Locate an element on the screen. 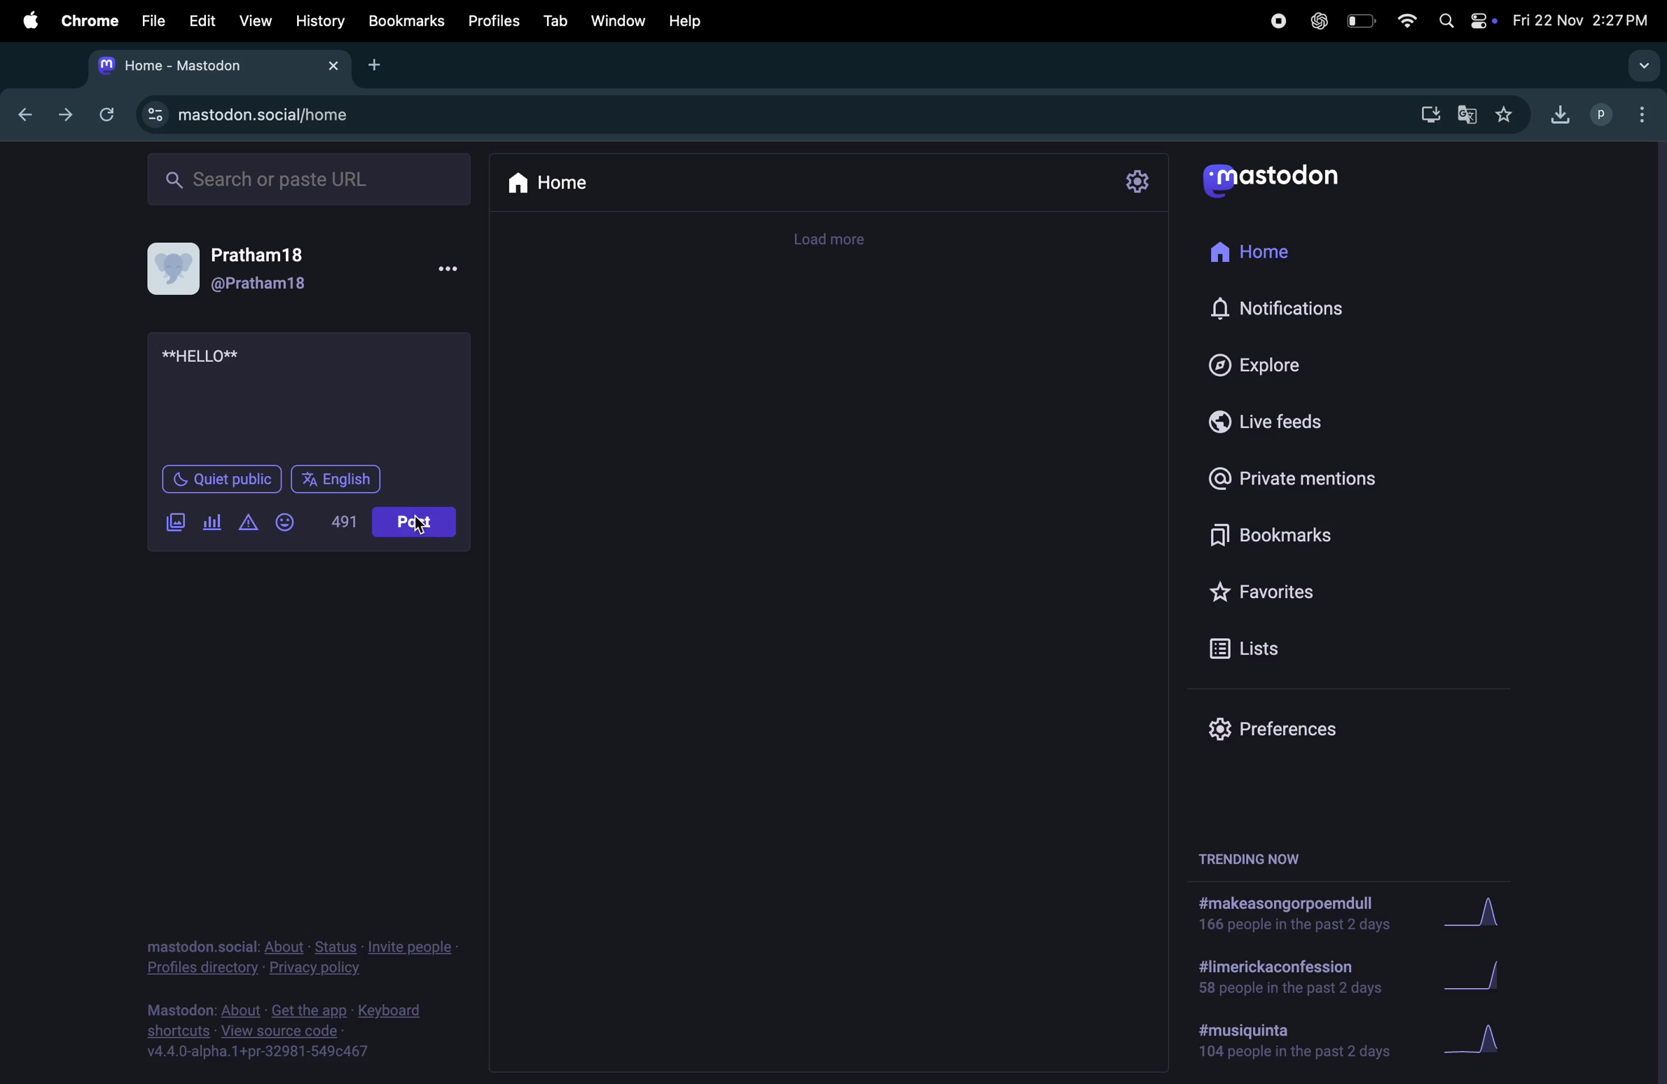 This screenshot has height=1084, width=1667. quiet public is located at coordinates (222, 480).